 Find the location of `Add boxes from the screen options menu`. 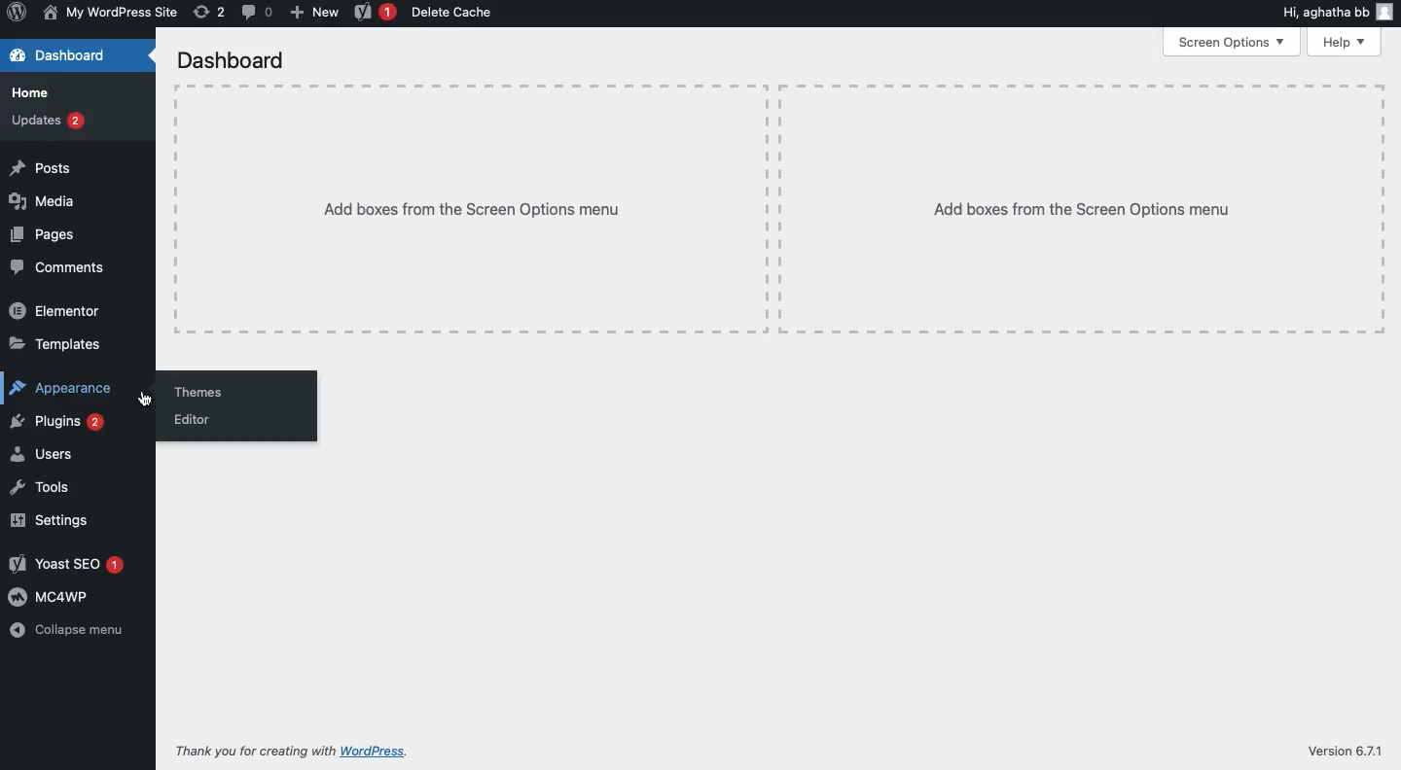

Add boxes from the screen options menu is located at coordinates (780, 209).